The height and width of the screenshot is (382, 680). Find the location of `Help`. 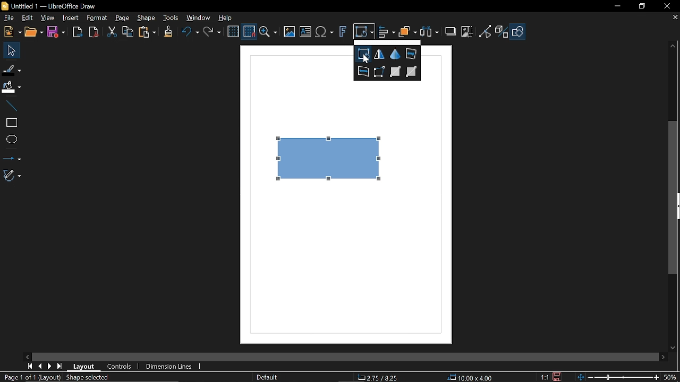

Help is located at coordinates (225, 18).